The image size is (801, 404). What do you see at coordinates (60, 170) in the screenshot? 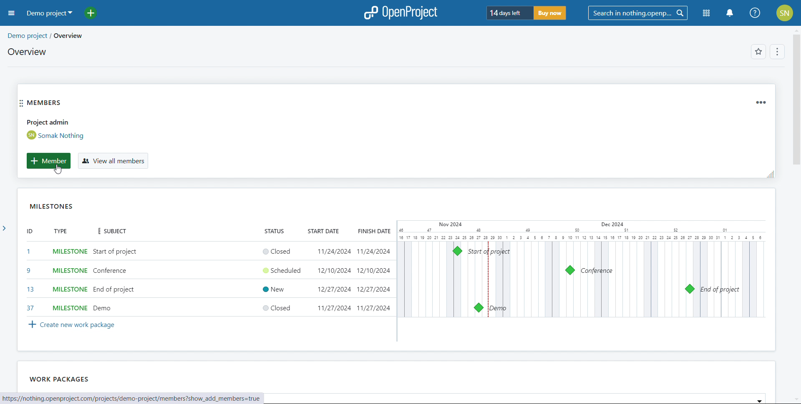
I see `cursor` at bounding box center [60, 170].